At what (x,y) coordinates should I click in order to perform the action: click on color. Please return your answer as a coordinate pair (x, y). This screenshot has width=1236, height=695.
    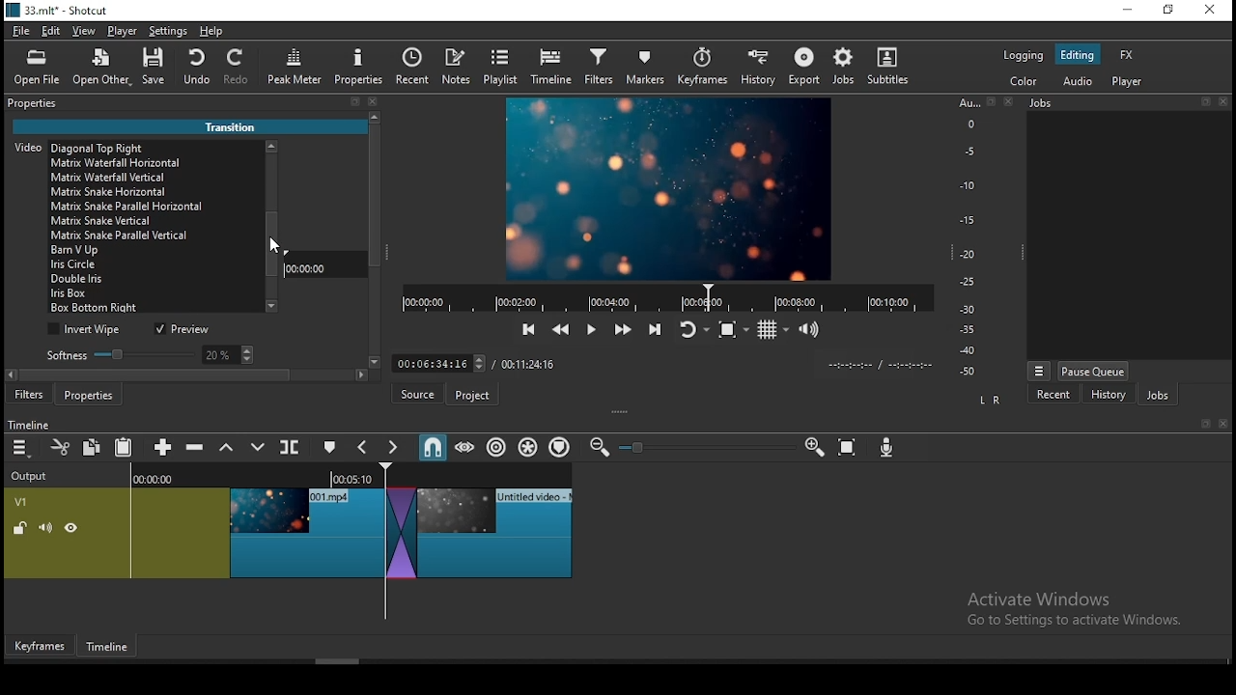
    Looking at the image, I should click on (1025, 82).